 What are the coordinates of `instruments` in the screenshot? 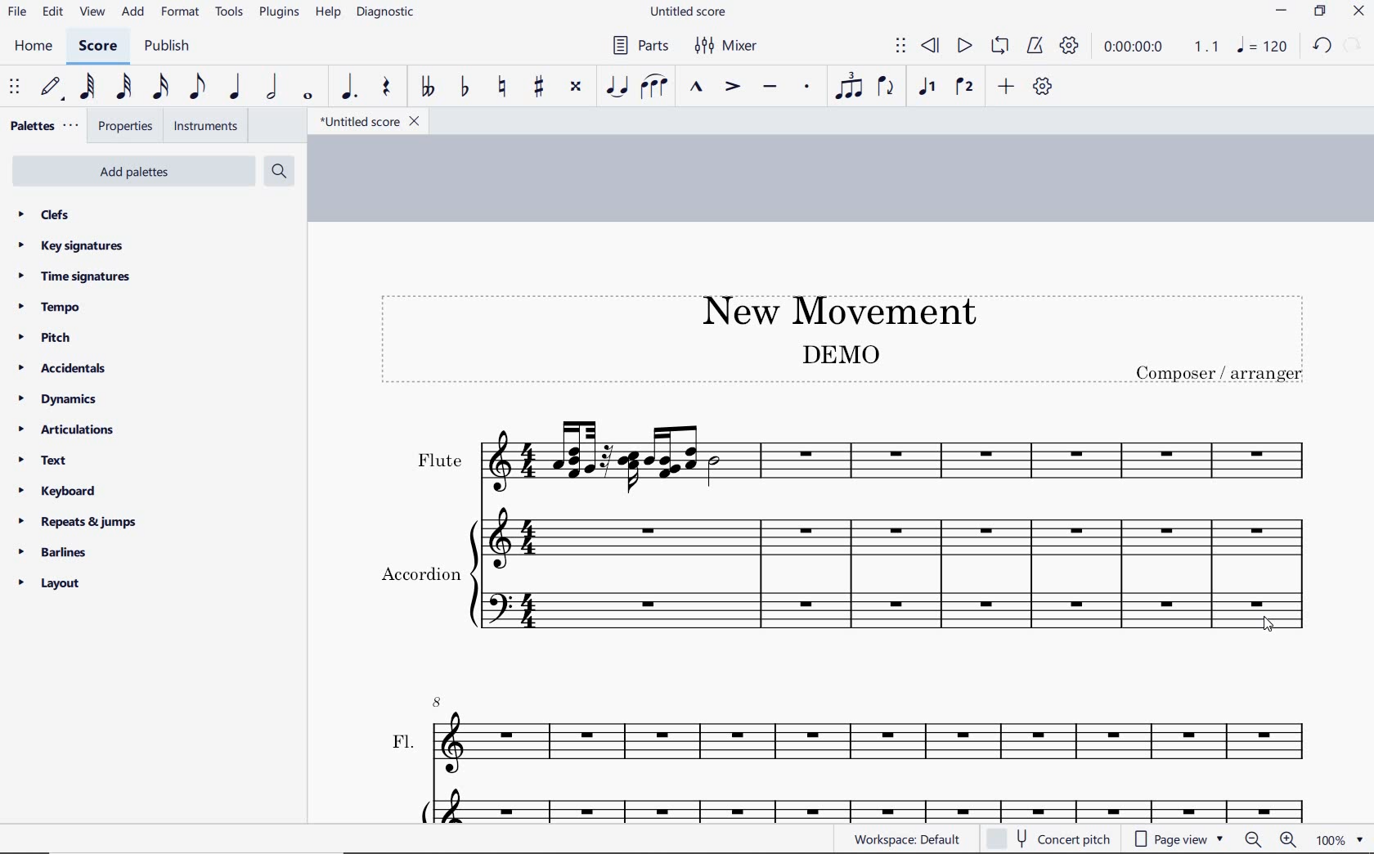 It's located at (203, 127).